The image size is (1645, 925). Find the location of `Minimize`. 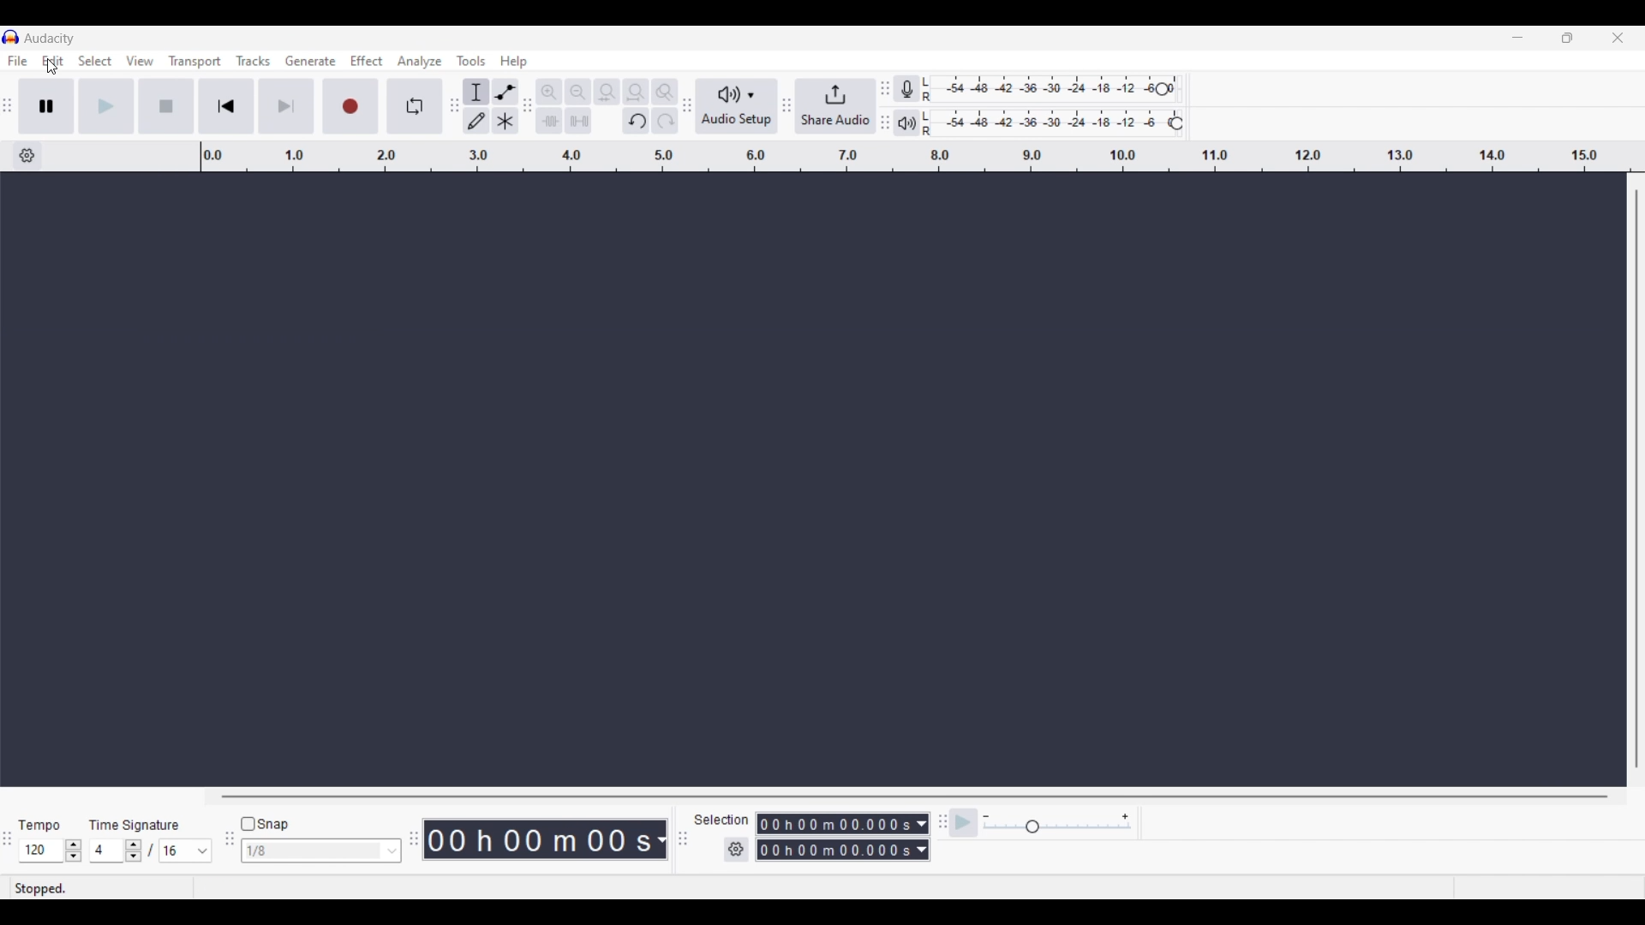

Minimize is located at coordinates (1517, 38).